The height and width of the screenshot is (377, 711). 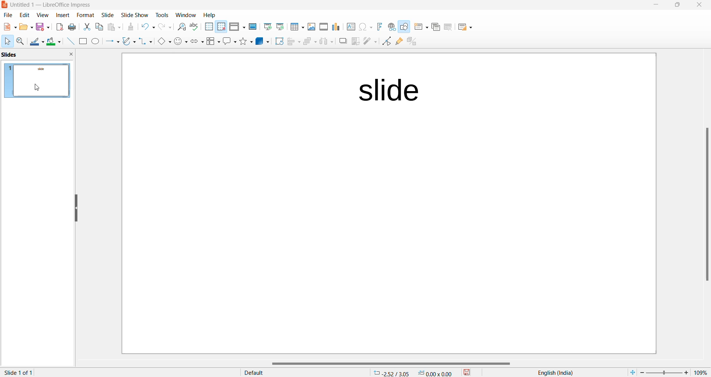 What do you see at coordinates (237, 27) in the screenshot?
I see `display view` at bounding box center [237, 27].